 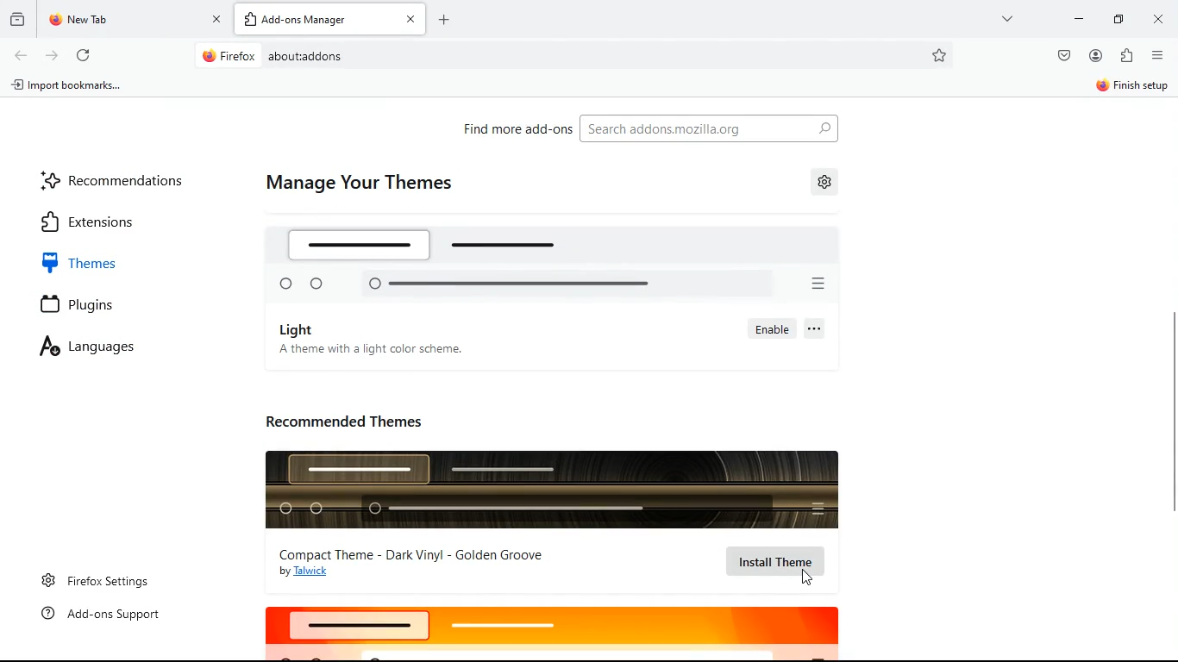 What do you see at coordinates (825, 185) in the screenshot?
I see `settings` at bounding box center [825, 185].